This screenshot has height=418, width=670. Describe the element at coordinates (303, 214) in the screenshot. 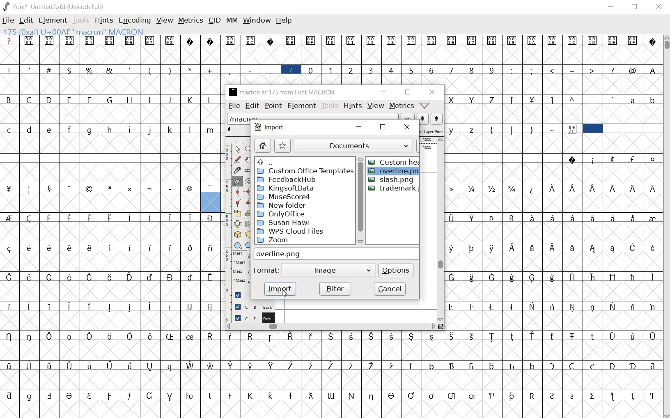

I see `OnlyOffice` at that location.